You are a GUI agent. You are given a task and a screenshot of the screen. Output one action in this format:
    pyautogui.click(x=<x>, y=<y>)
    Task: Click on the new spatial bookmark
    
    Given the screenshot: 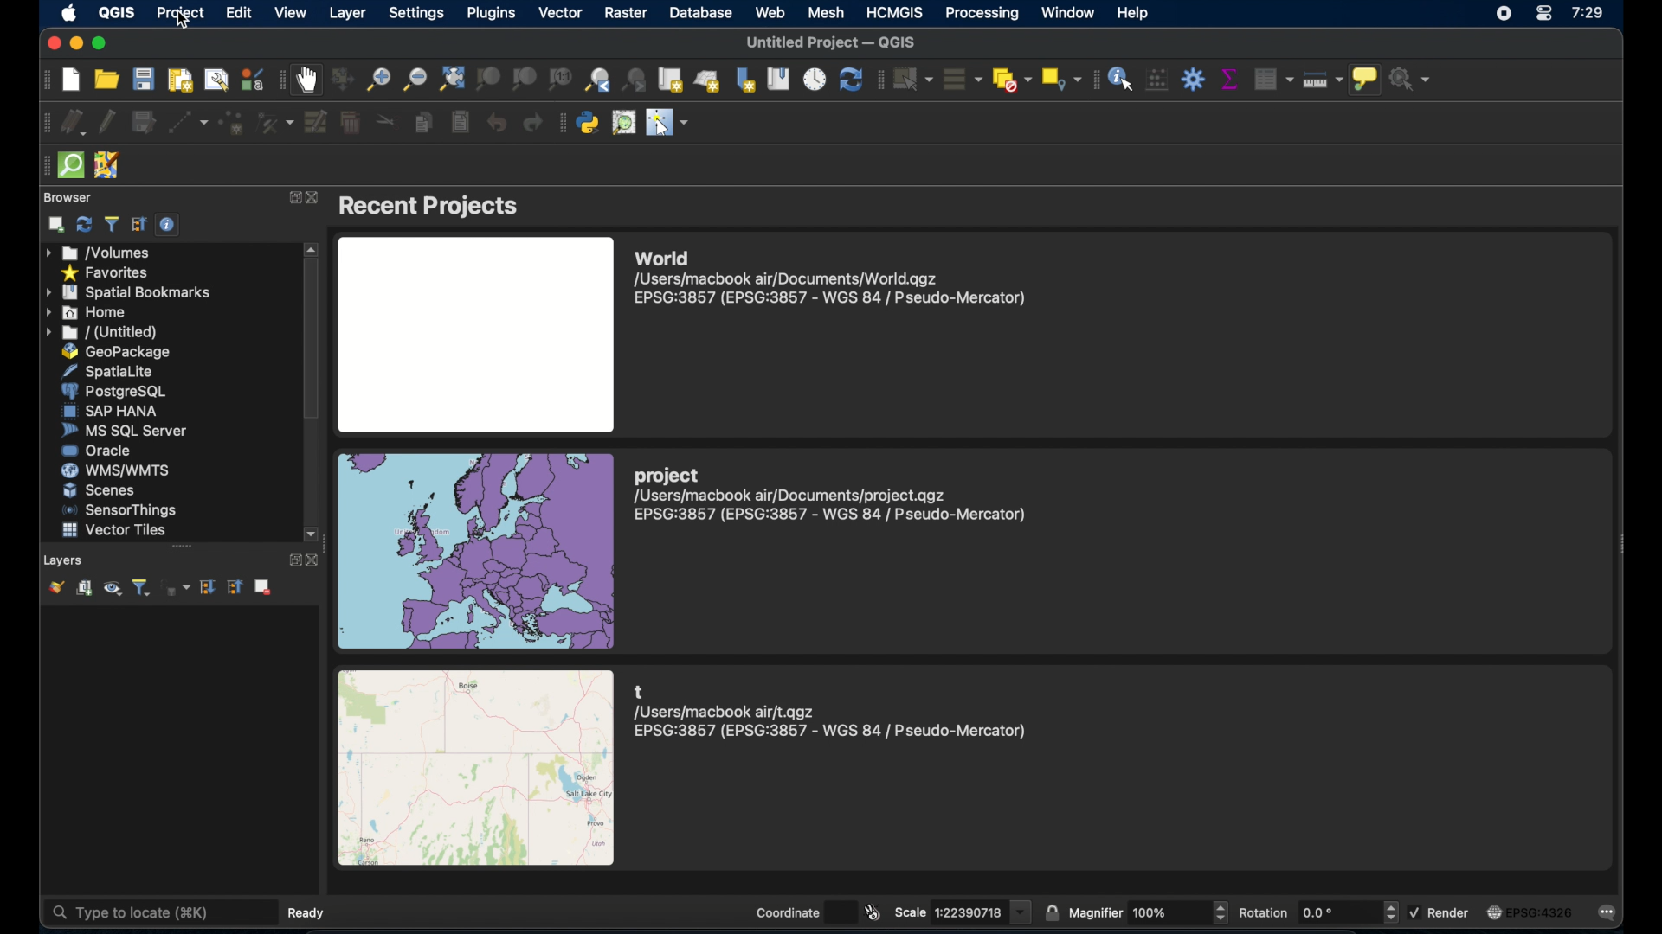 What is the action you would take?
    pyautogui.click(x=742, y=80)
    